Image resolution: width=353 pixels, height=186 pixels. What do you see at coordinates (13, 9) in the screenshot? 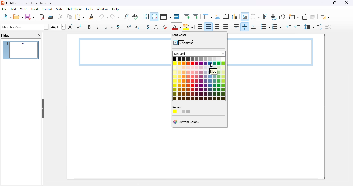
I see `edit` at bounding box center [13, 9].